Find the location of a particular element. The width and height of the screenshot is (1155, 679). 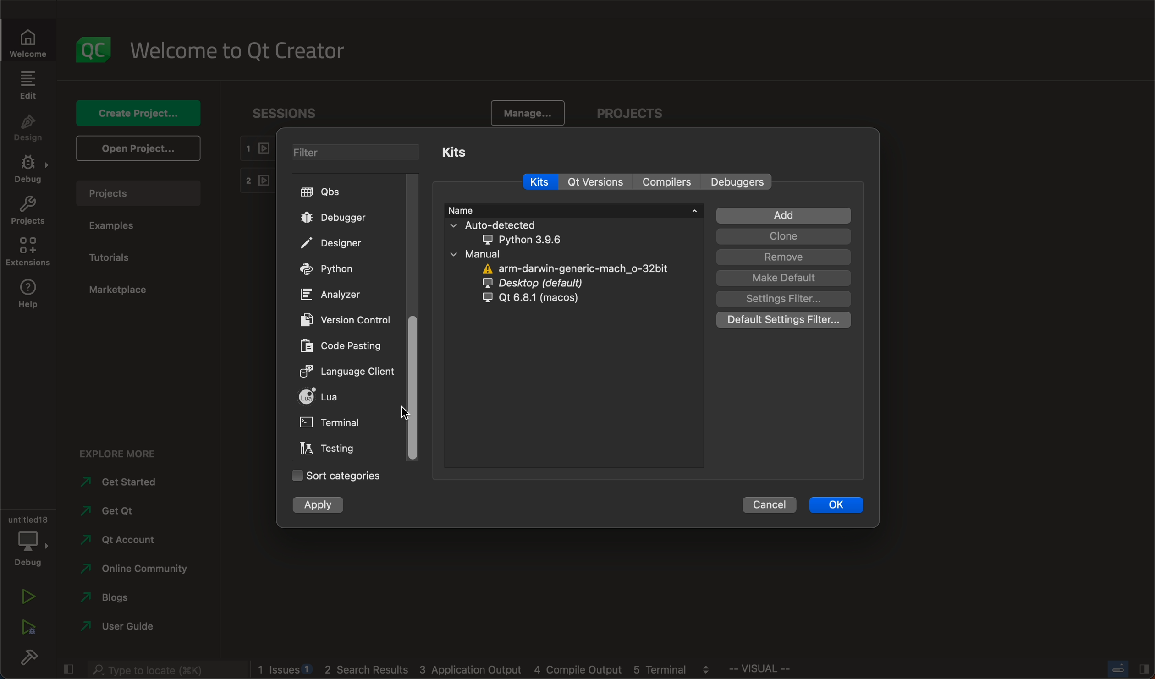

desktop is located at coordinates (539, 285).